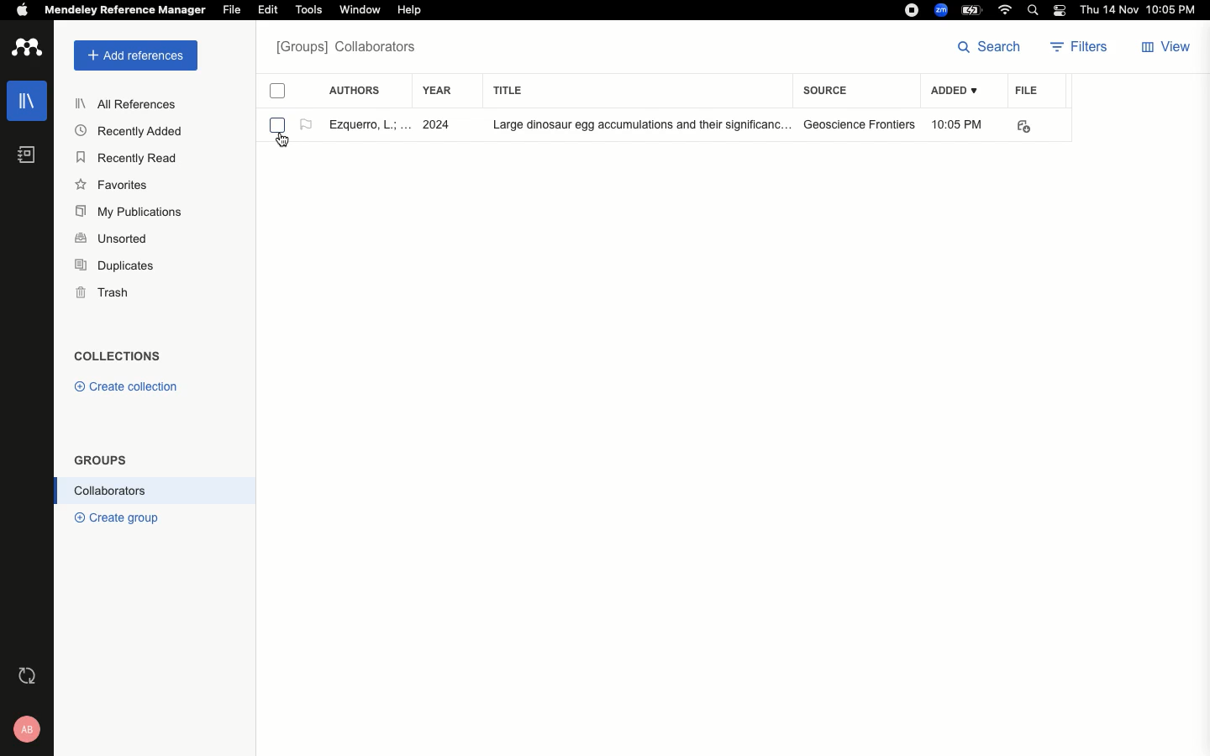  What do you see at coordinates (29, 101) in the screenshot?
I see `Library` at bounding box center [29, 101].